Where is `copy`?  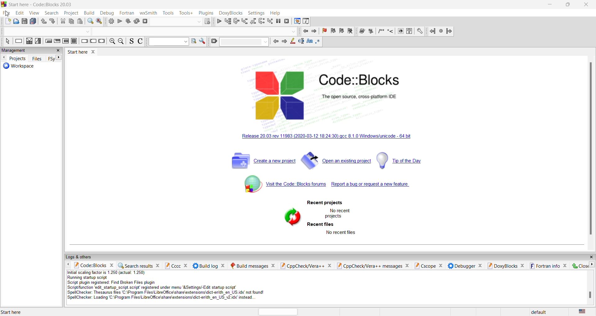 copy is located at coordinates (71, 21).